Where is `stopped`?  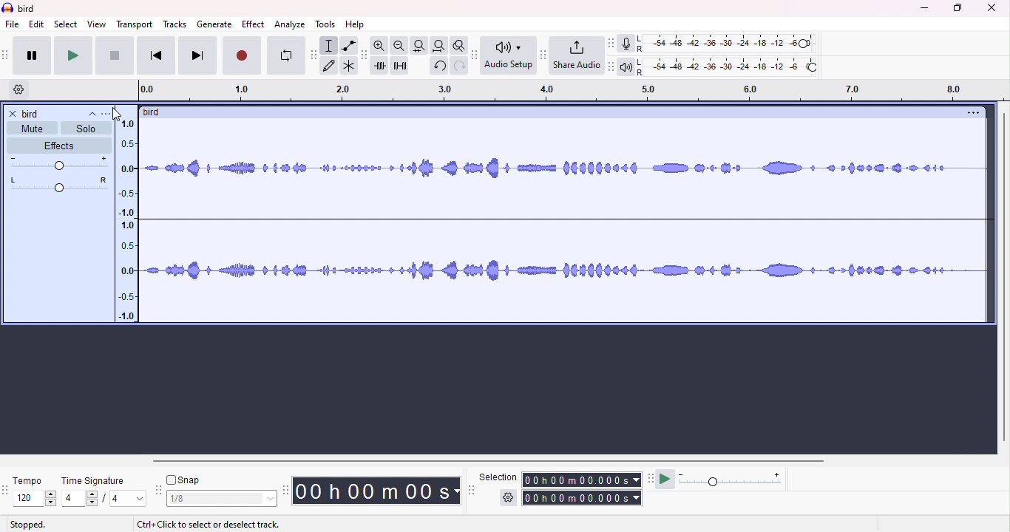
stopped is located at coordinates (28, 525).